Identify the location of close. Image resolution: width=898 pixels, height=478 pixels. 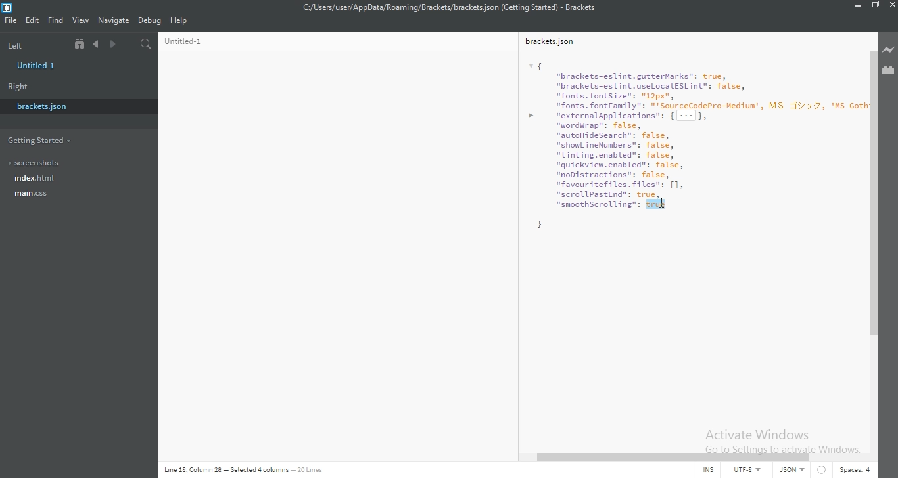
(892, 5).